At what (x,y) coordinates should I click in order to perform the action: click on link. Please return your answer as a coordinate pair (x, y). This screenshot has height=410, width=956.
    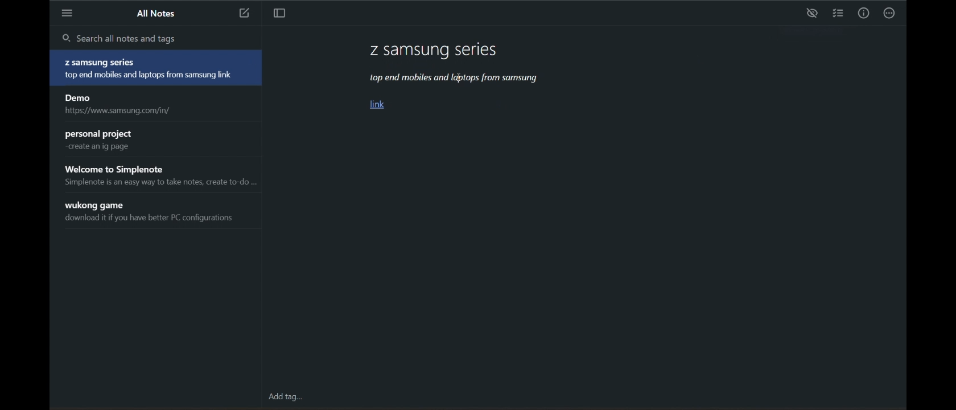
    Looking at the image, I should click on (379, 108).